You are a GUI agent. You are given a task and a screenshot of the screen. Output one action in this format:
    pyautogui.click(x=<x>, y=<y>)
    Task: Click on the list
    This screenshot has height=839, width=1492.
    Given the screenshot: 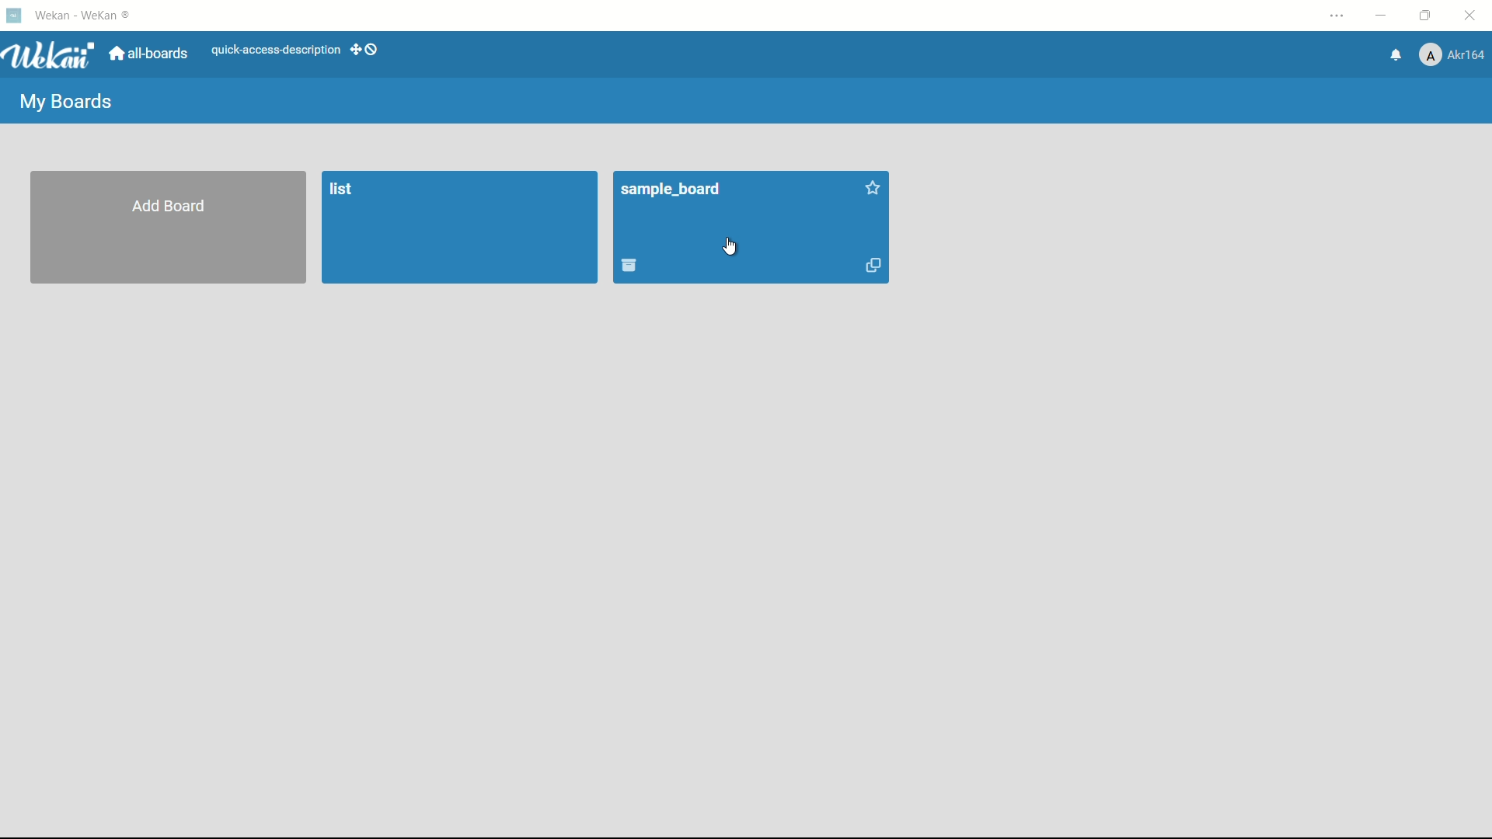 What is the action you would take?
    pyautogui.click(x=460, y=227)
    